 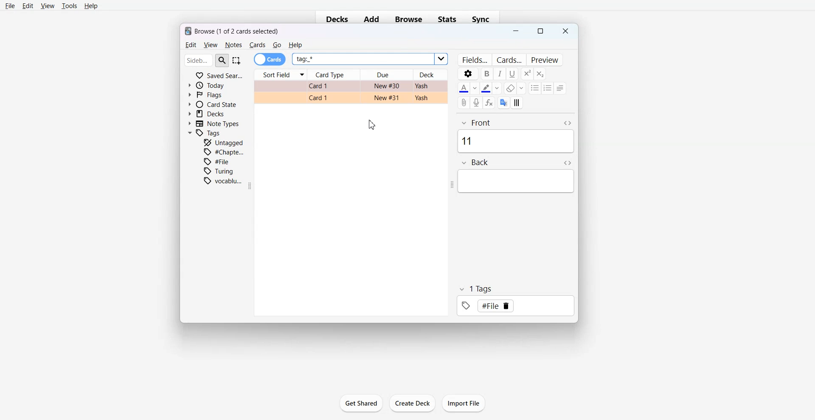 What do you see at coordinates (464, 103) in the screenshot?
I see `Attached File` at bounding box center [464, 103].